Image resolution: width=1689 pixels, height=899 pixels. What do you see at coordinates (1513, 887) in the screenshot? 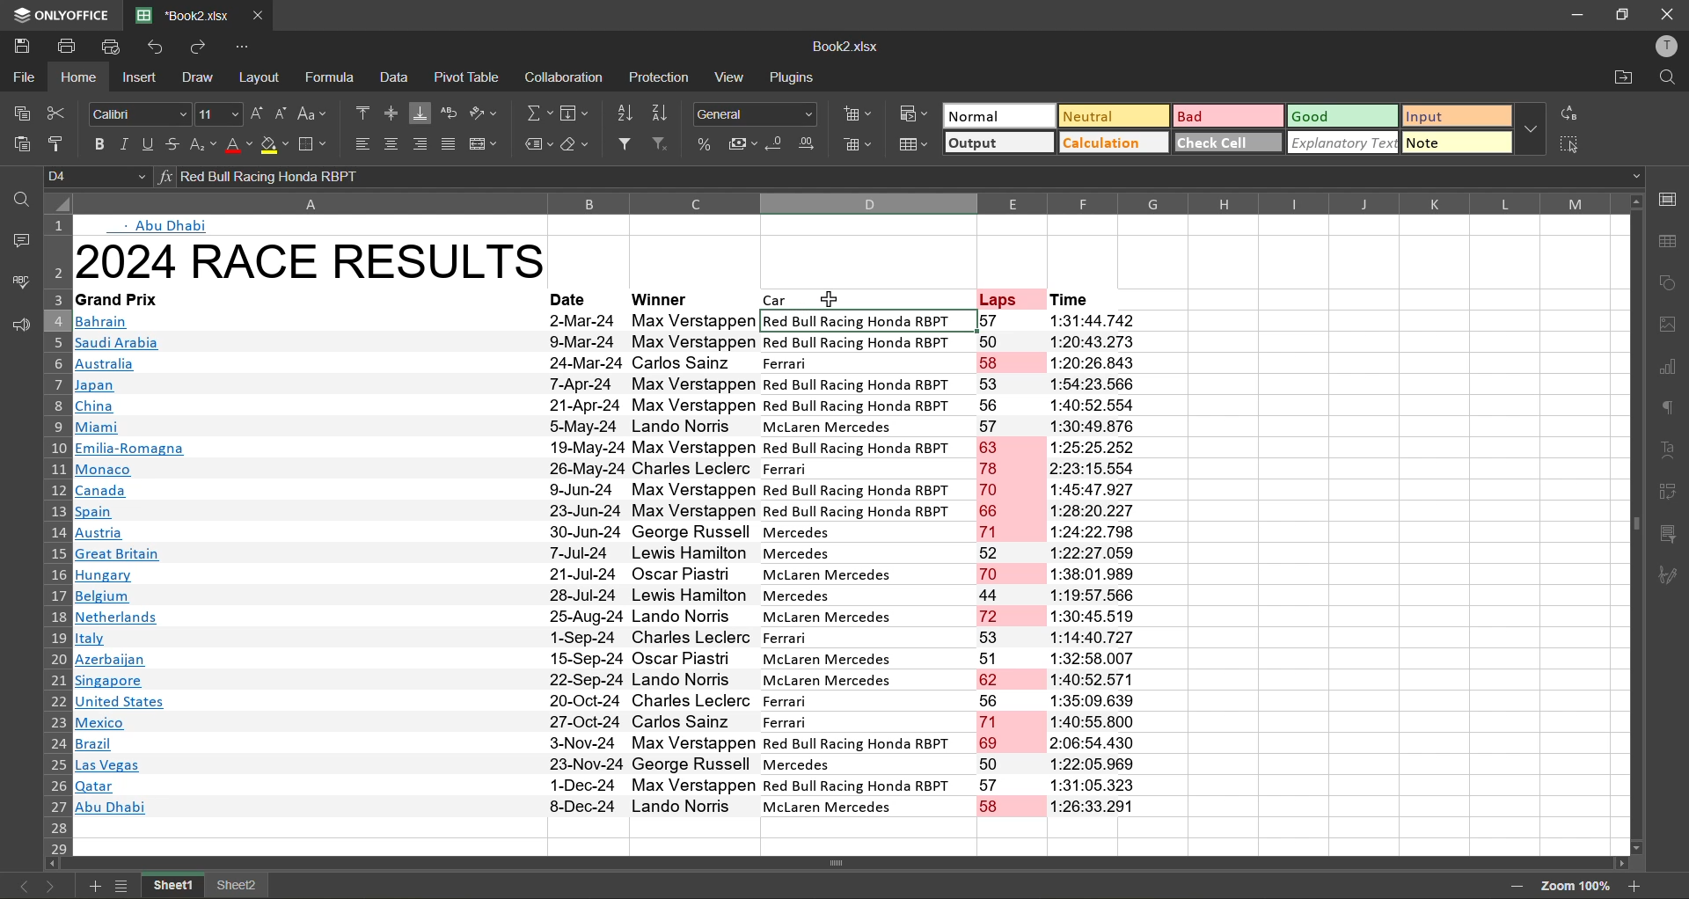
I see `zoom out` at bounding box center [1513, 887].